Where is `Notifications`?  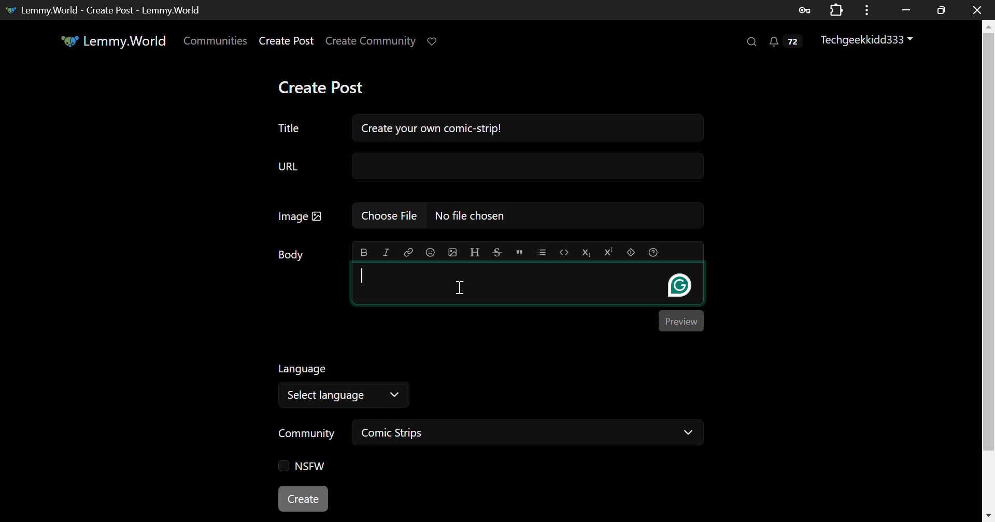 Notifications is located at coordinates (785, 44).